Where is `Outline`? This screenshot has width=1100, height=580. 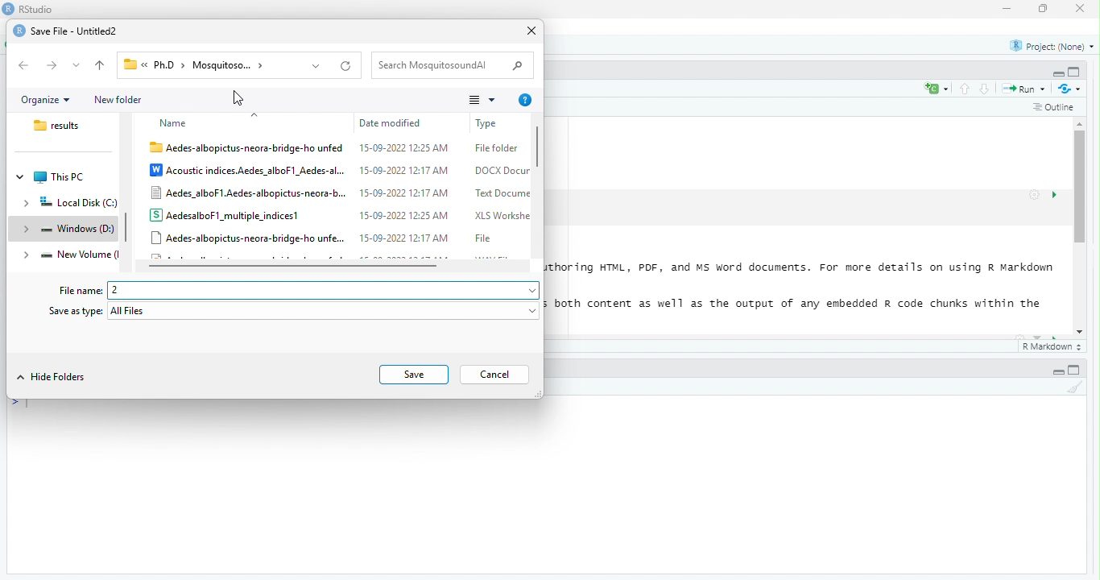 Outline is located at coordinates (1055, 108).